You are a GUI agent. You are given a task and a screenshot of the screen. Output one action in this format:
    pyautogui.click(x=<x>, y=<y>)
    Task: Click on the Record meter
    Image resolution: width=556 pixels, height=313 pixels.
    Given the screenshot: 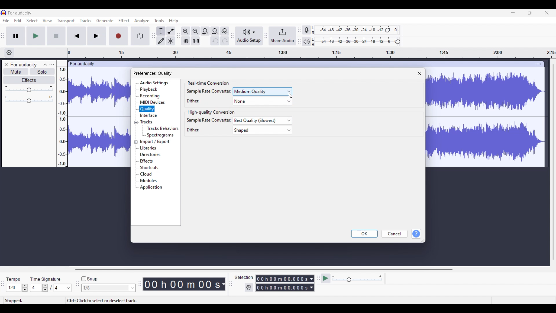 What is the action you would take?
    pyautogui.click(x=306, y=30)
    